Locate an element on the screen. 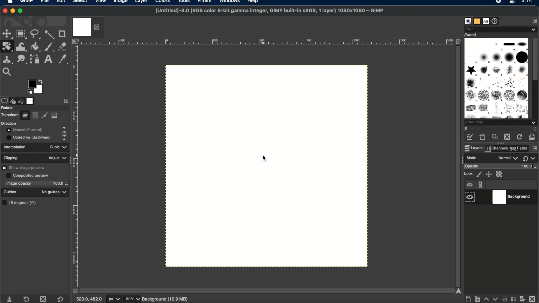 The image size is (539, 303). windows is located at coordinates (230, 2).